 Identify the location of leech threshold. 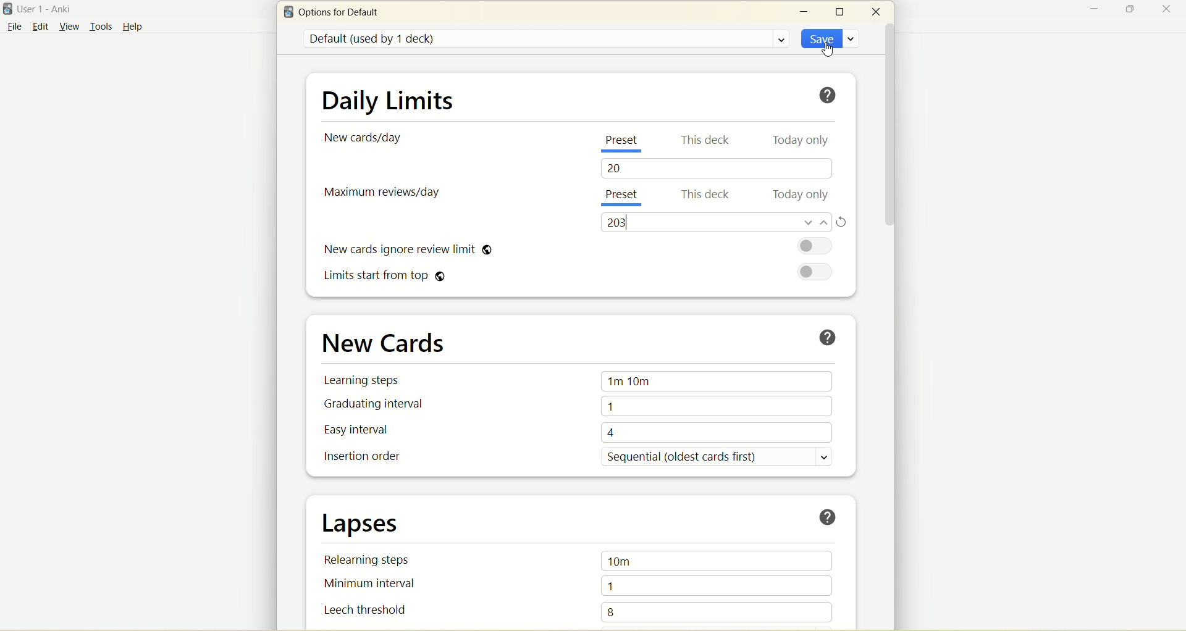
(369, 608).